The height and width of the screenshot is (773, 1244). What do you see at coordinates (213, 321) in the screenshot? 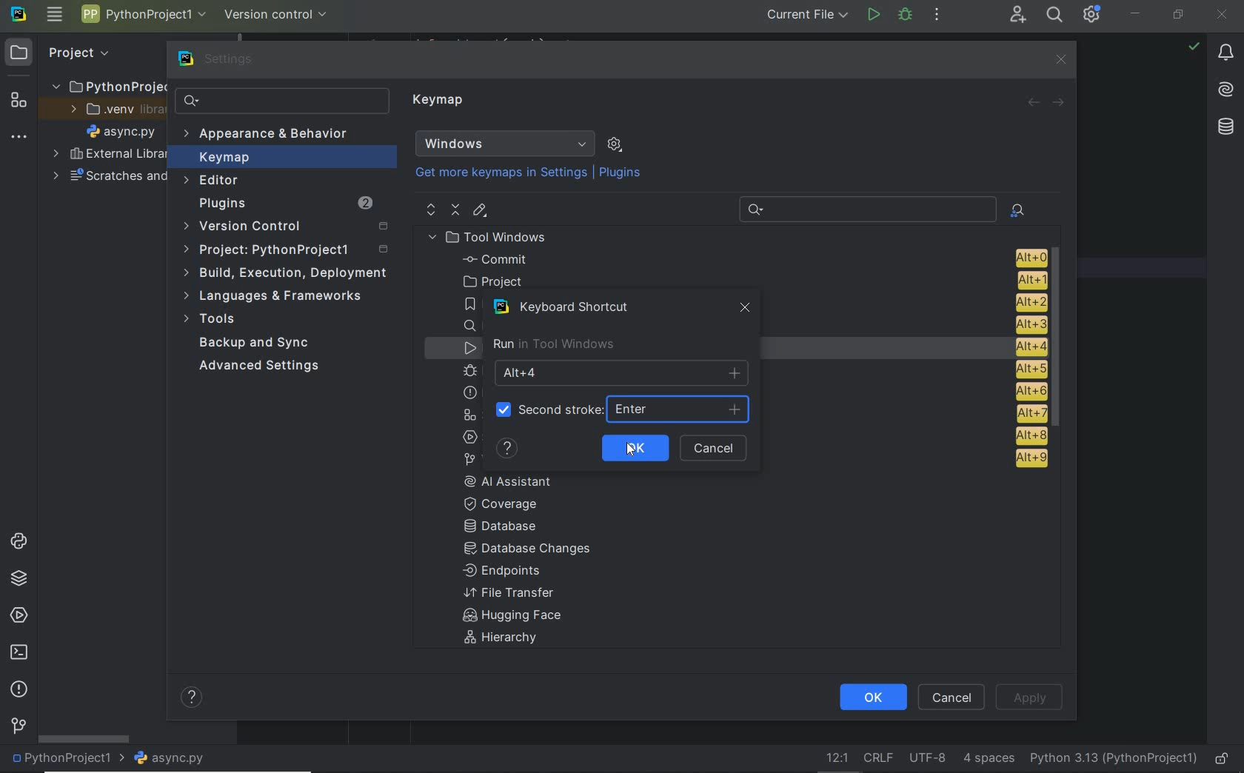
I see `Tools` at bounding box center [213, 321].